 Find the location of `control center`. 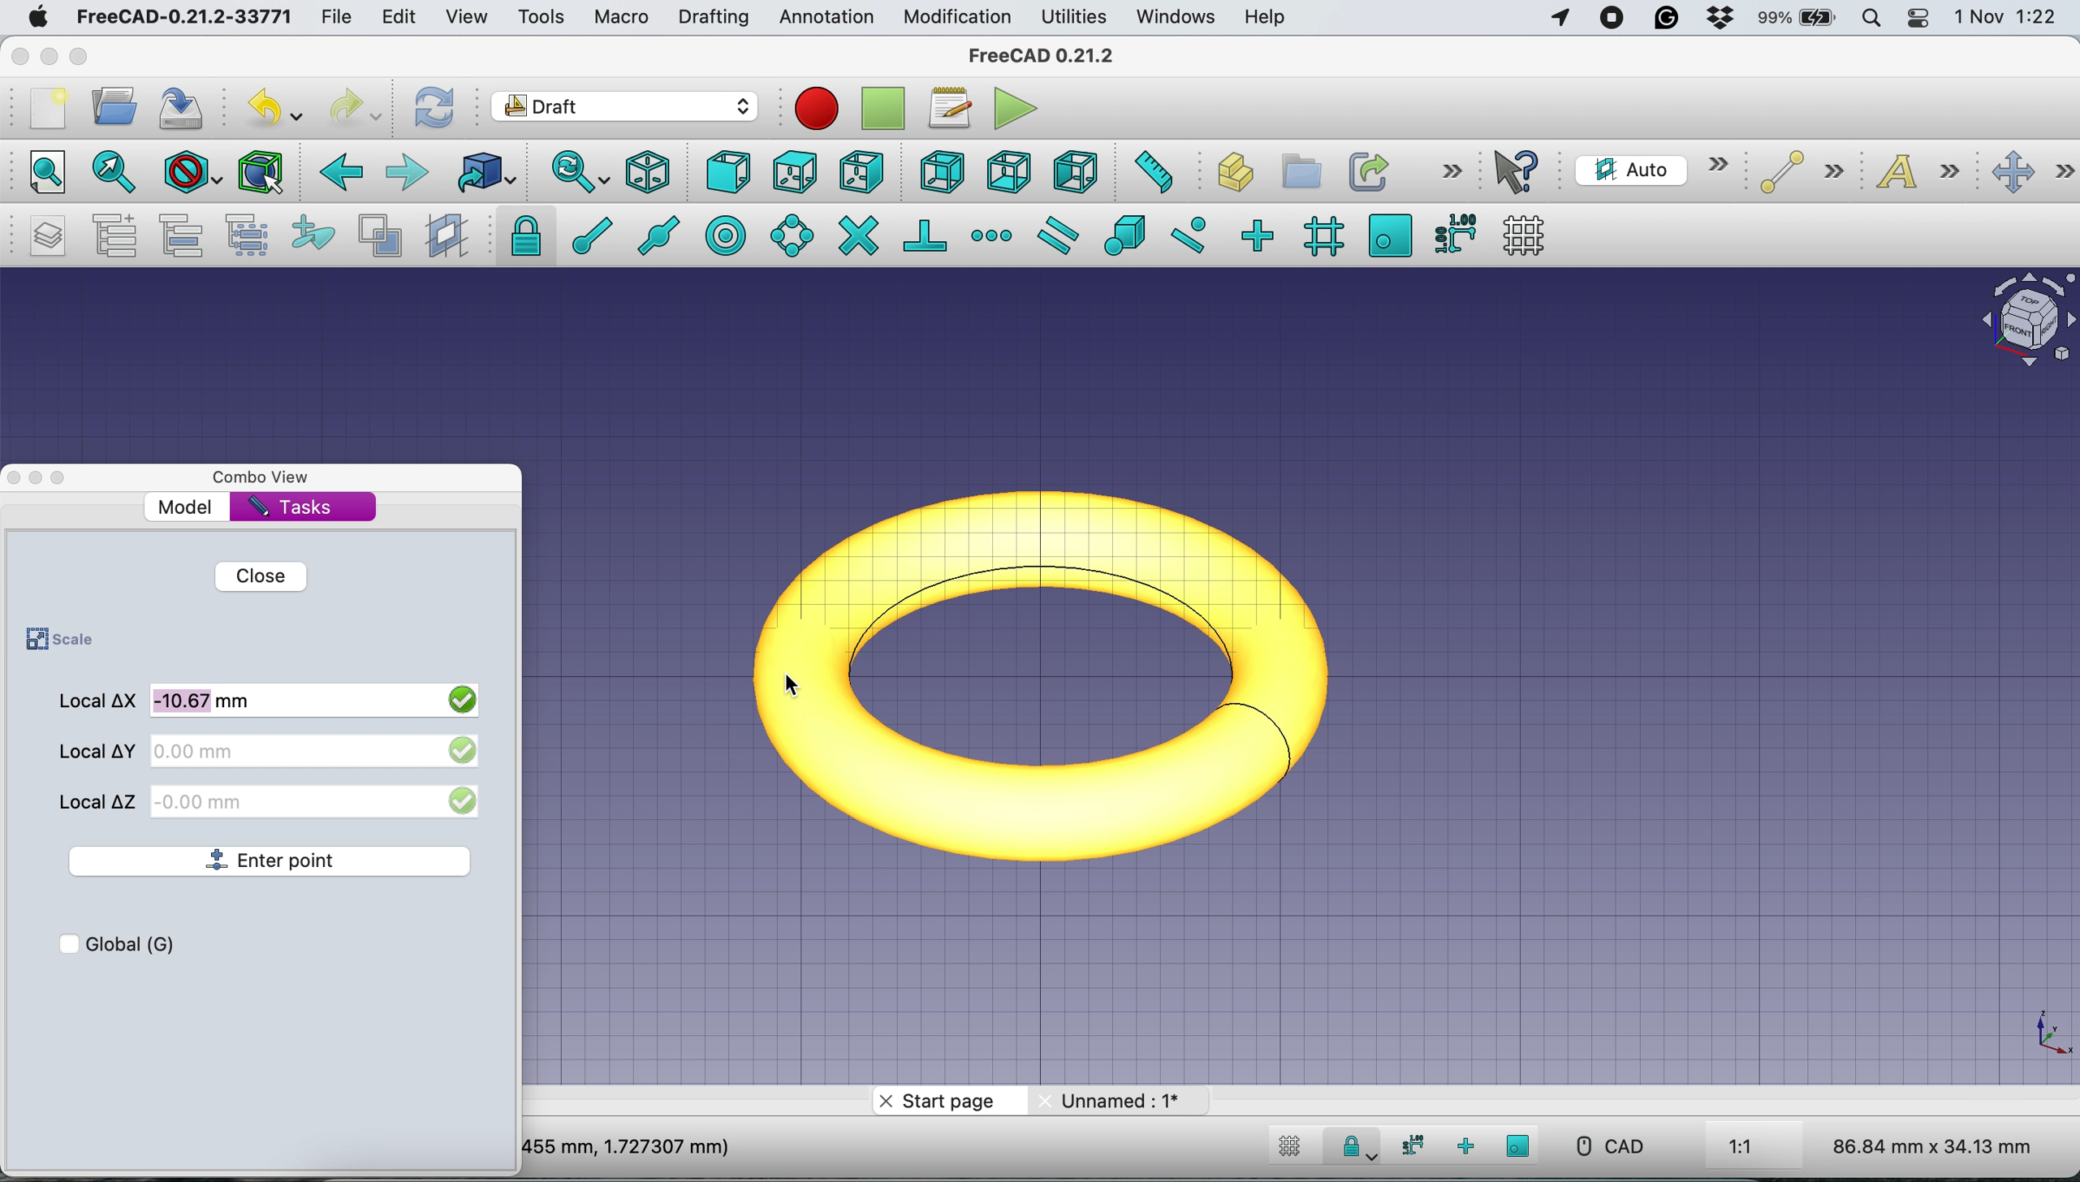

control center is located at coordinates (1918, 20).